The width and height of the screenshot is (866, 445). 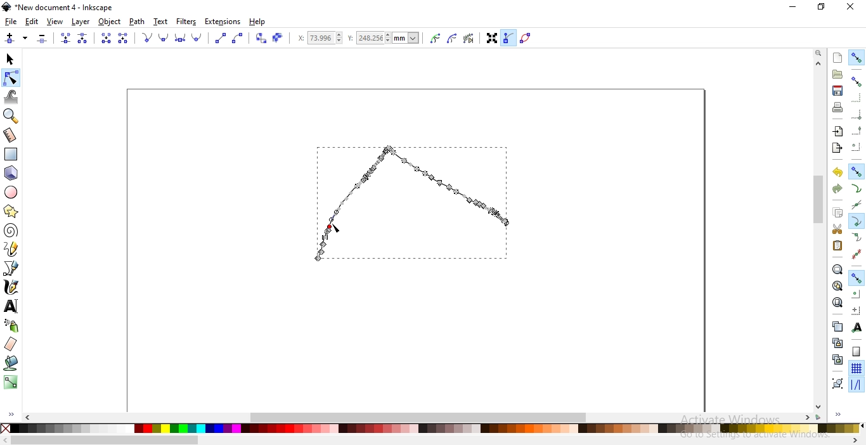 I want to click on zoom to fit drawing, so click(x=837, y=285).